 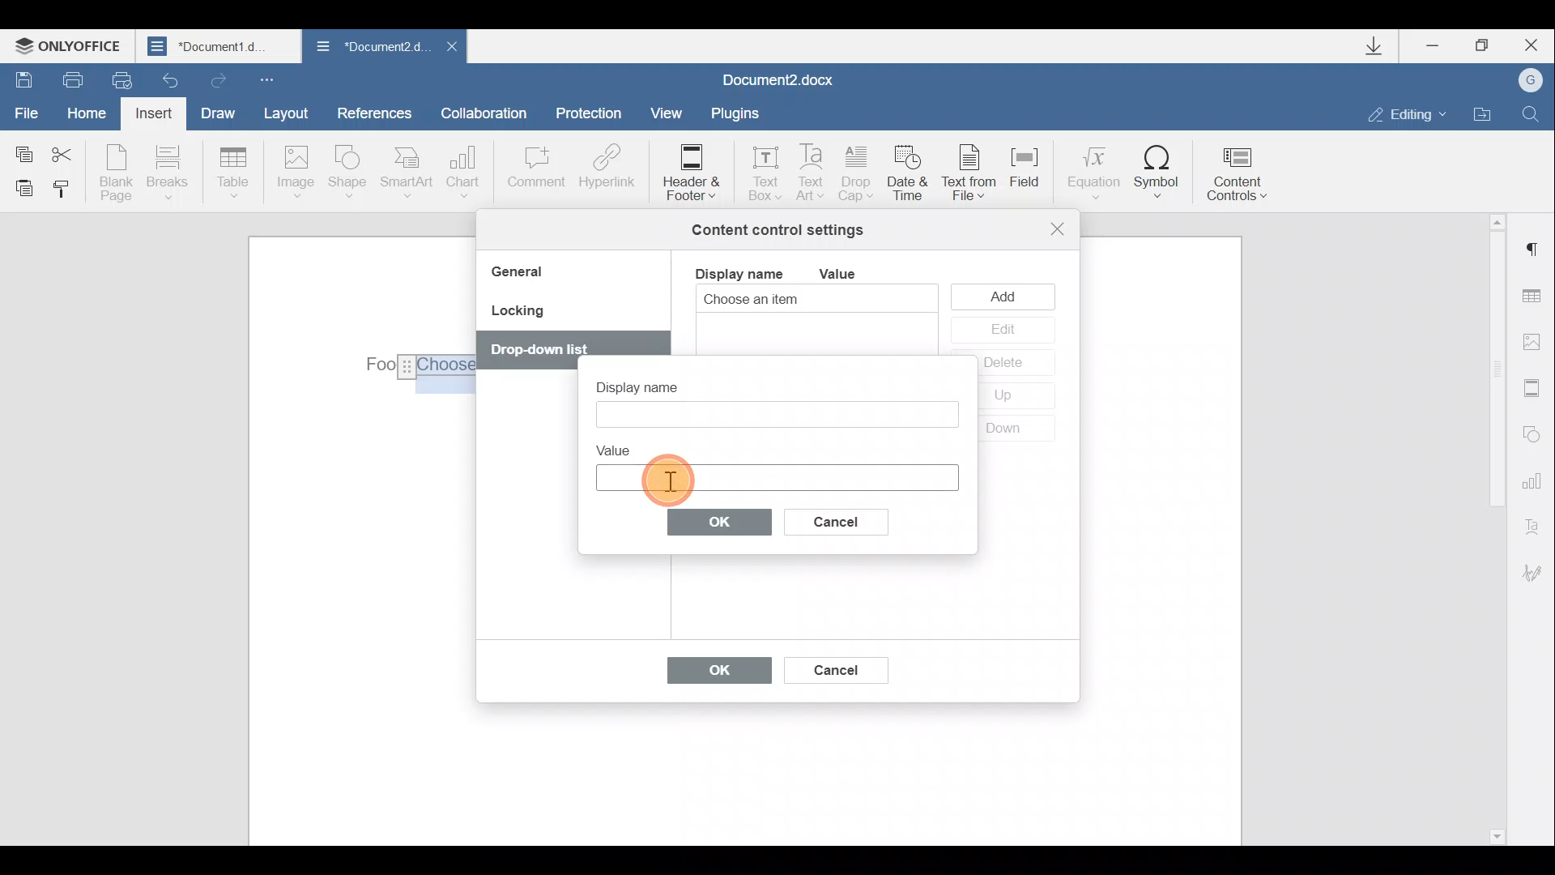 I want to click on Display name, so click(x=651, y=382).